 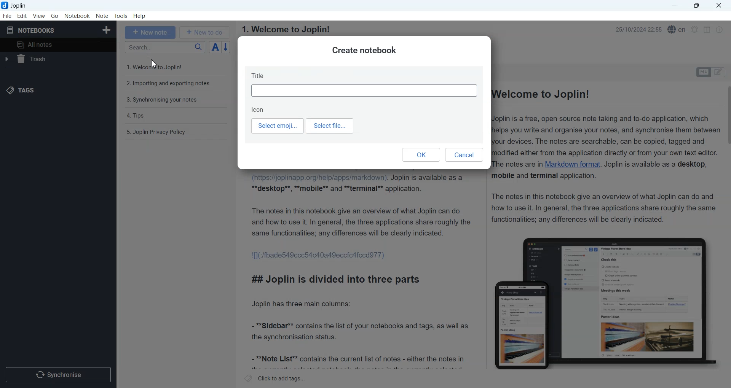 What do you see at coordinates (606, 303) in the screenshot?
I see `Figure` at bounding box center [606, 303].